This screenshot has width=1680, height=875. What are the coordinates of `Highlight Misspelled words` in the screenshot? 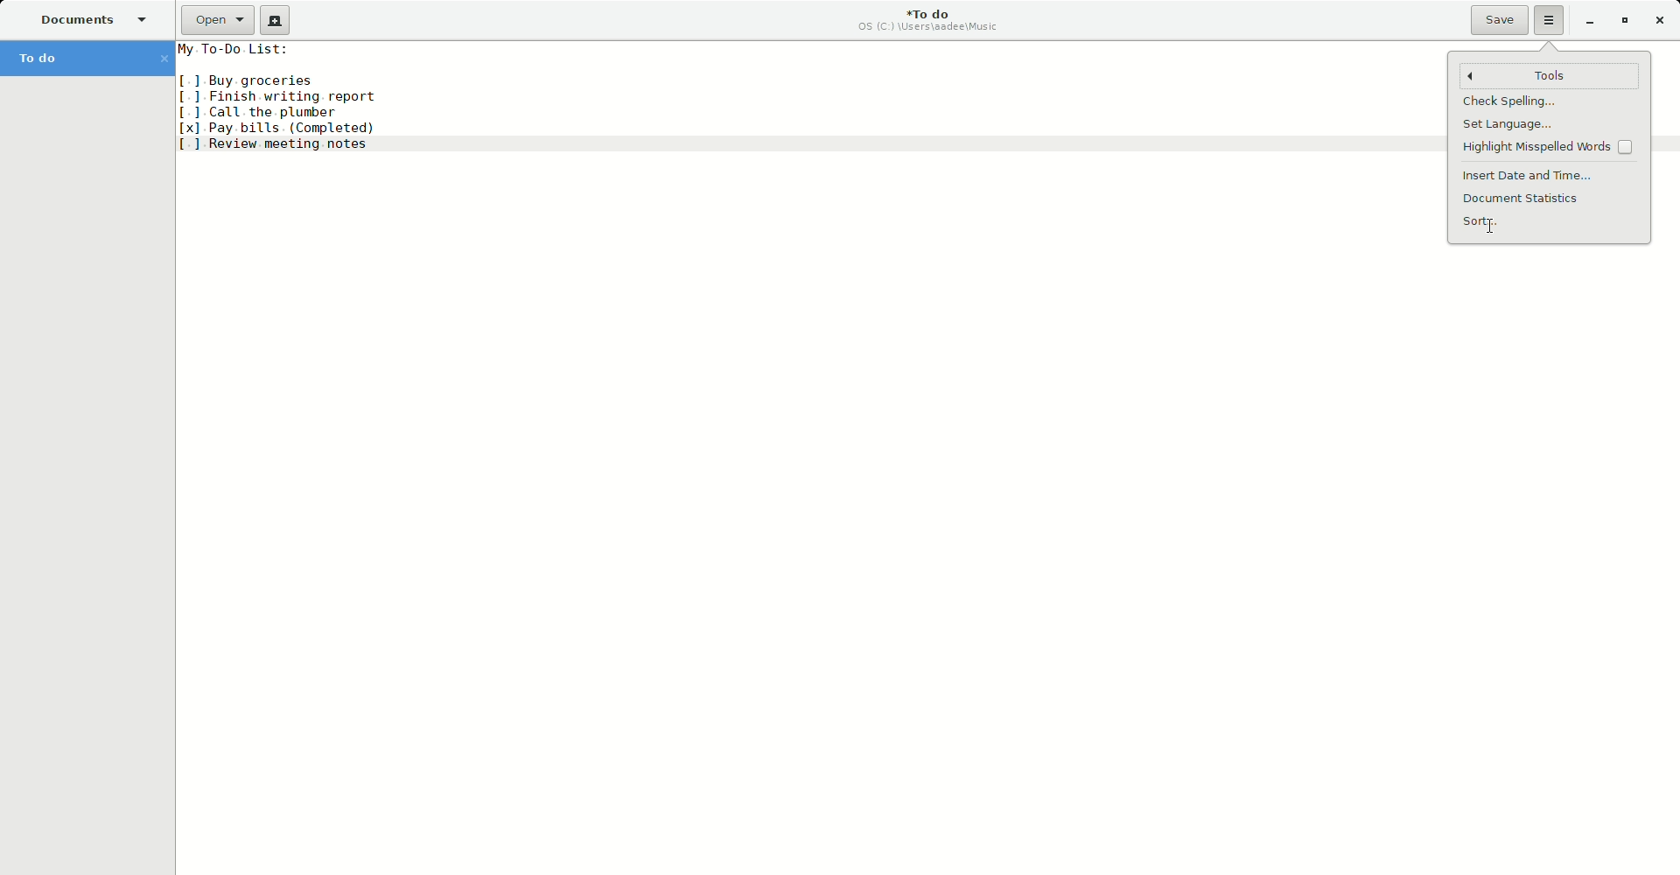 It's located at (1549, 145).